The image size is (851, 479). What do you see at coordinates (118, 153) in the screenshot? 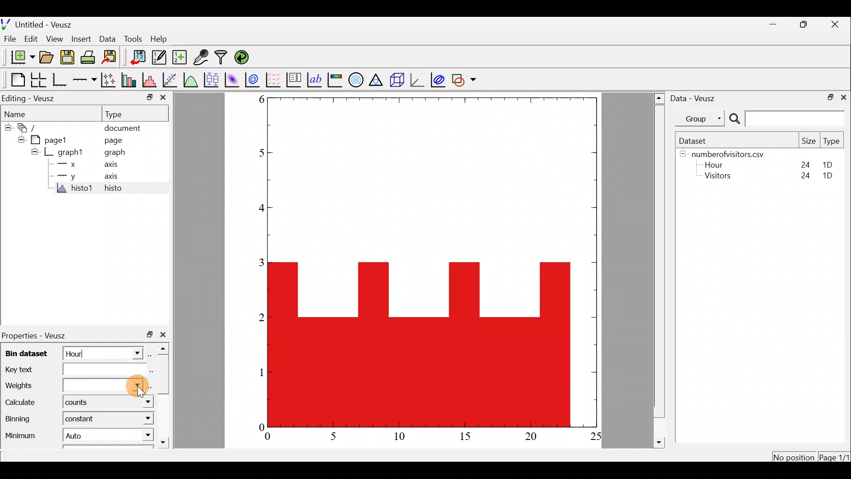
I see `graph` at bounding box center [118, 153].